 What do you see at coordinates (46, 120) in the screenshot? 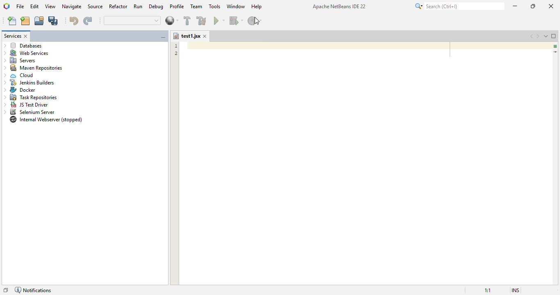
I see `internal webserver (stopped)` at bounding box center [46, 120].